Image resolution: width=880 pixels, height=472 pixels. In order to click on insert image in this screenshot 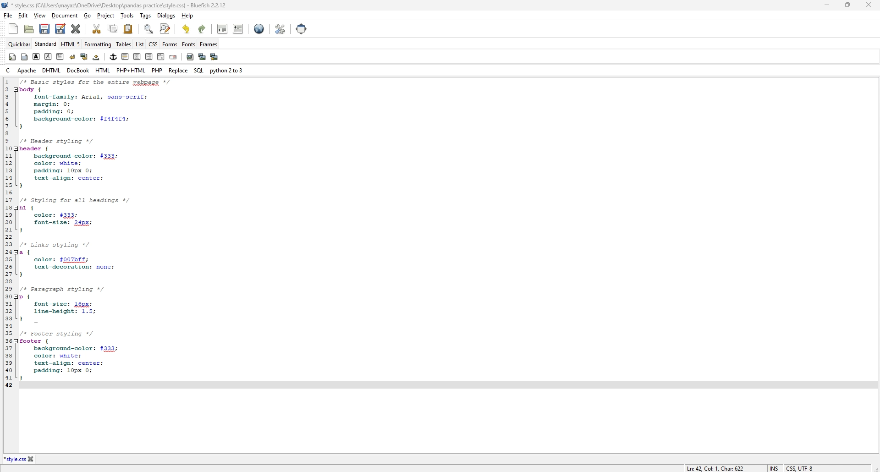, I will do `click(191, 57)`.